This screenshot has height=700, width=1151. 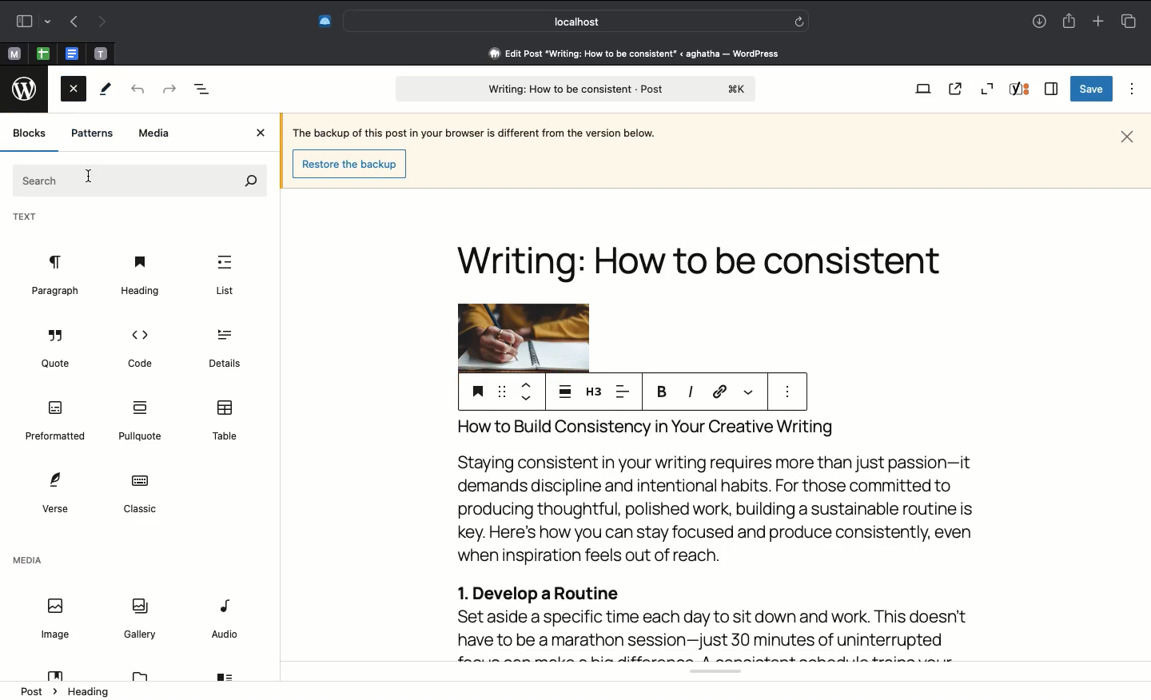 What do you see at coordinates (203, 89) in the screenshot?
I see `Document overview` at bounding box center [203, 89].